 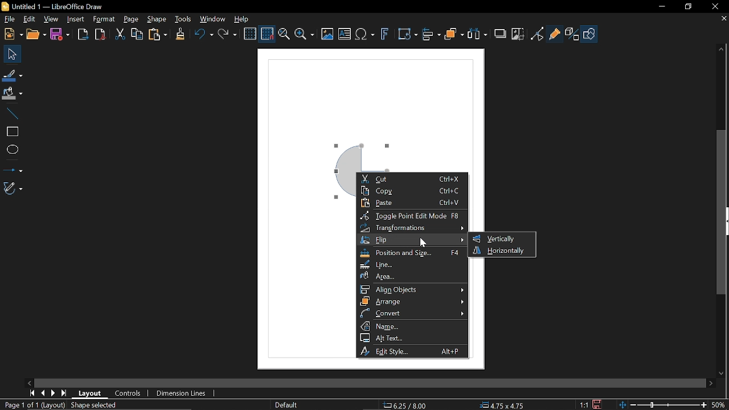 What do you see at coordinates (407, 405) in the screenshot?
I see `6.25/8.00(cursor position)` at bounding box center [407, 405].